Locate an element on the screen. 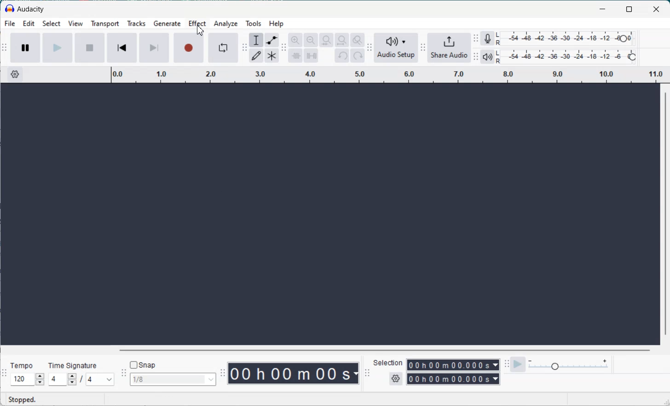 Image resolution: width=670 pixels, height=406 pixels. Start hh:mm:ss time is located at coordinates (453, 365).